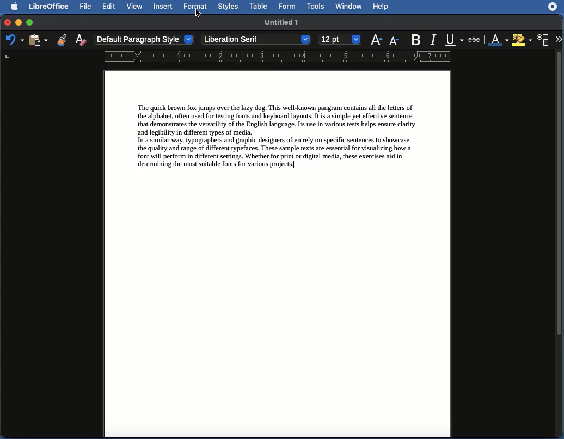  Describe the element at coordinates (11, 6) in the screenshot. I see `Apple logo` at that location.